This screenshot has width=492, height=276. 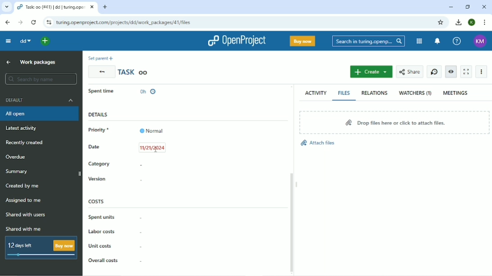 What do you see at coordinates (126, 130) in the screenshot?
I see `Priority` at bounding box center [126, 130].